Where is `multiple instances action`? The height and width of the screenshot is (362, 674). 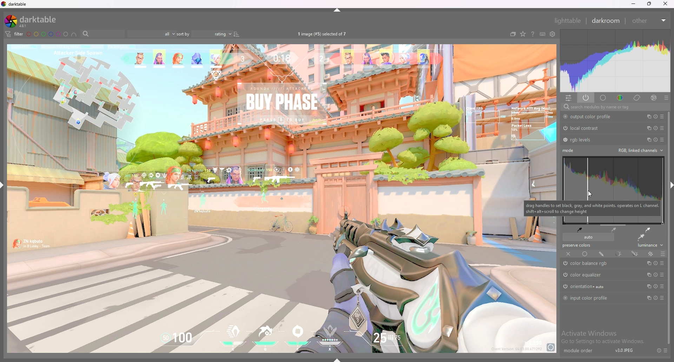
multiple instances action is located at coordinates (648, 287).